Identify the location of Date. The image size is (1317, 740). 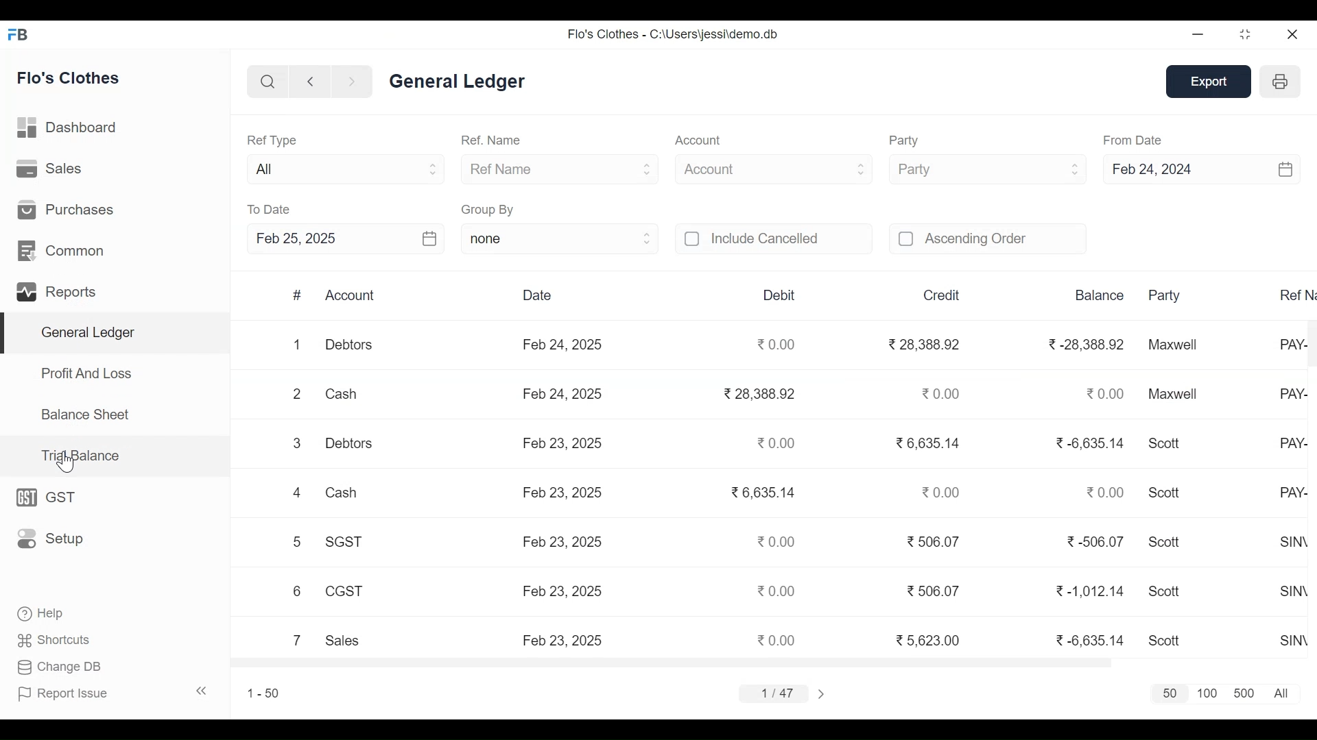
(544, 296).